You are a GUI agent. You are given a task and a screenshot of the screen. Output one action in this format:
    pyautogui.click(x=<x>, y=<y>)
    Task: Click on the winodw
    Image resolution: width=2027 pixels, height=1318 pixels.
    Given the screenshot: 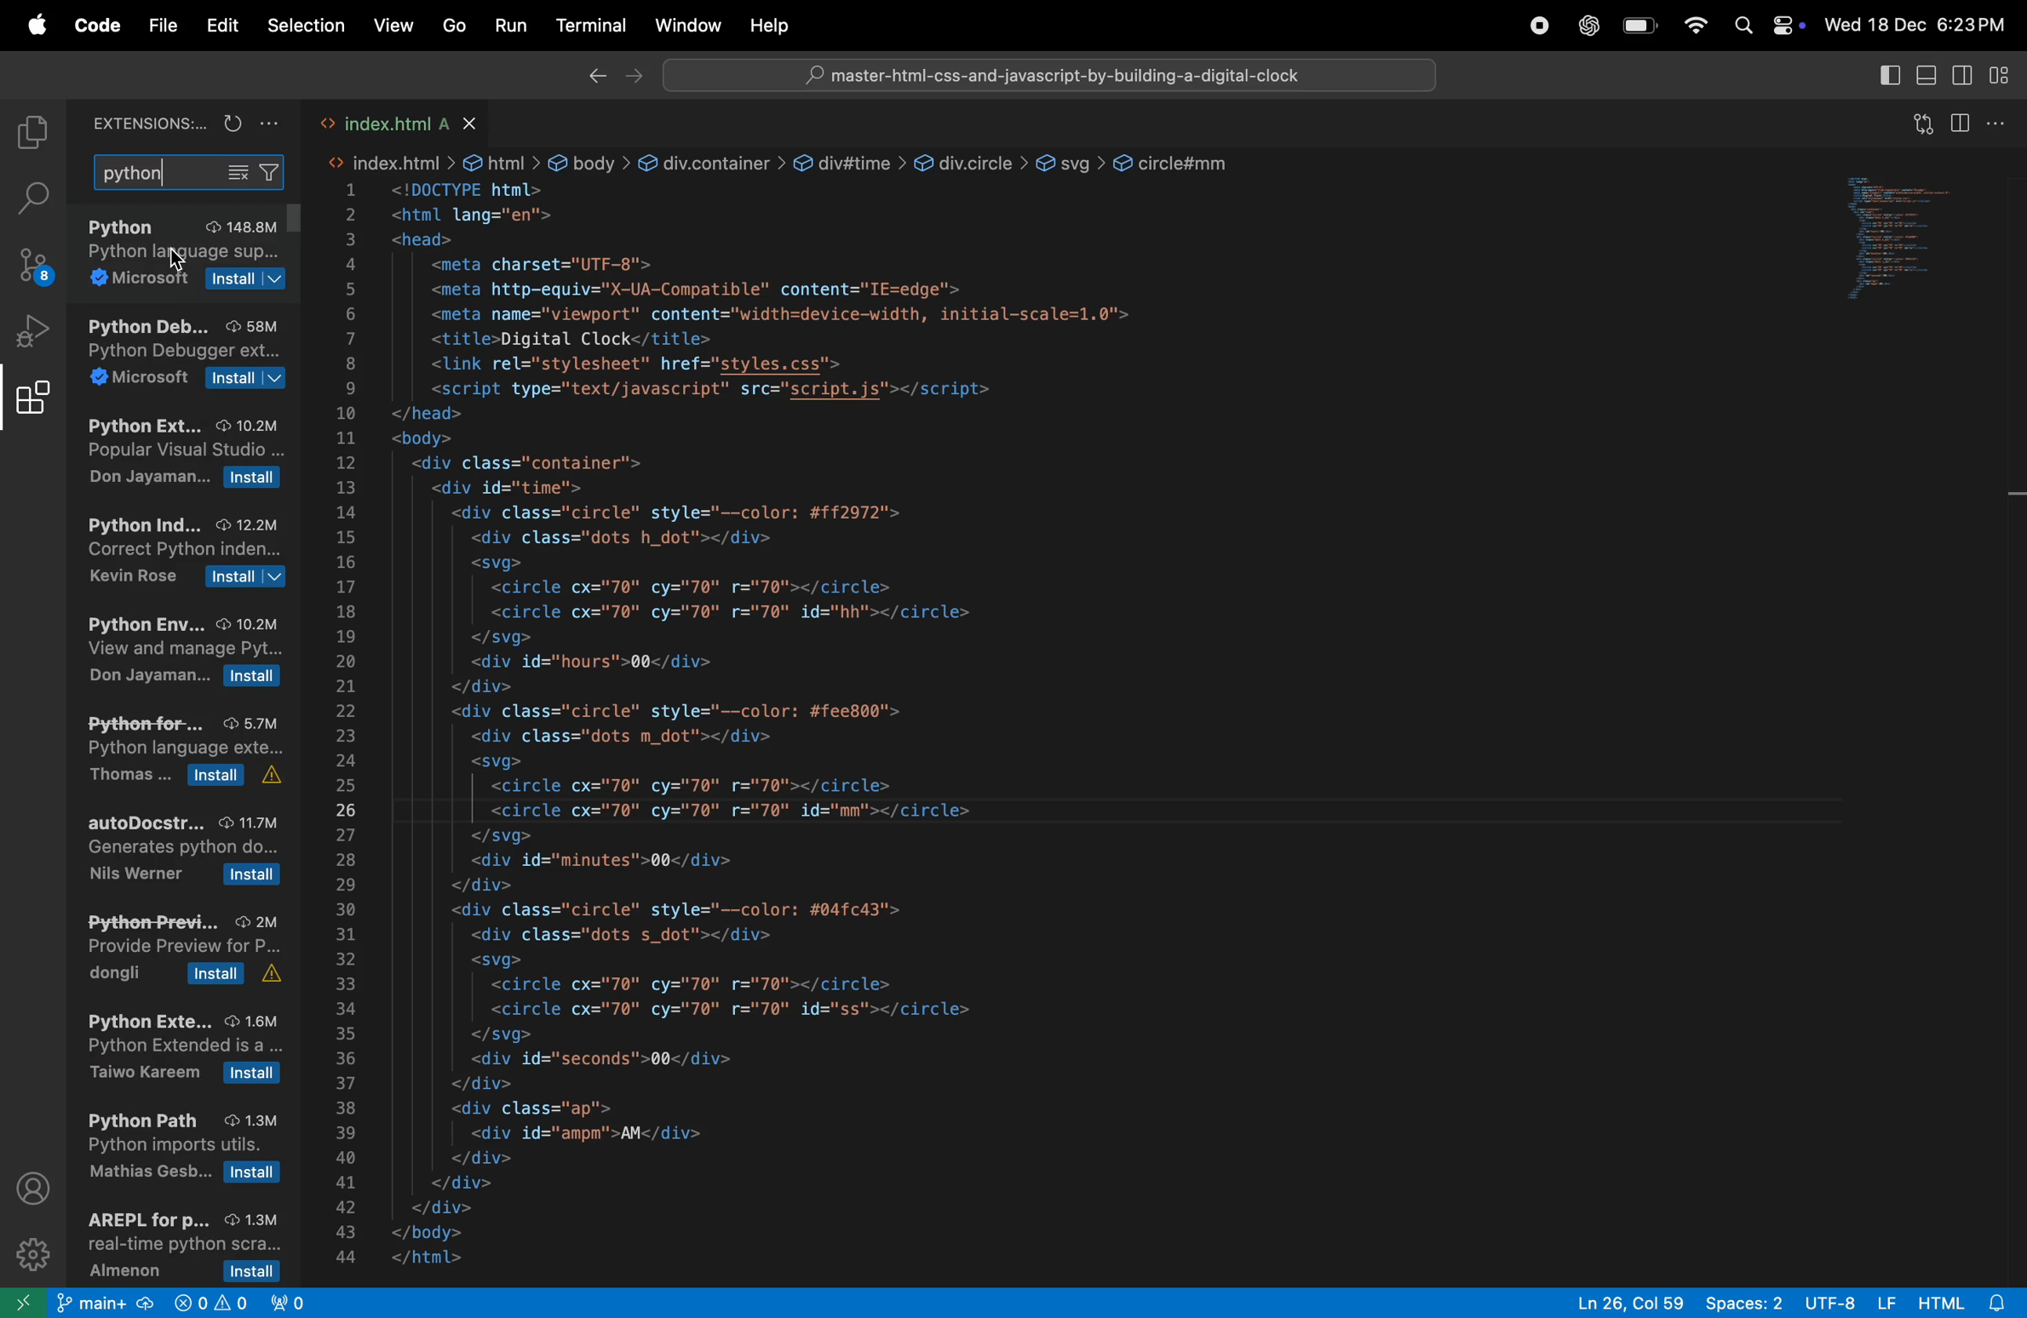 What is the action you would take?
    pyautogui.click(x=687, y=25)
    